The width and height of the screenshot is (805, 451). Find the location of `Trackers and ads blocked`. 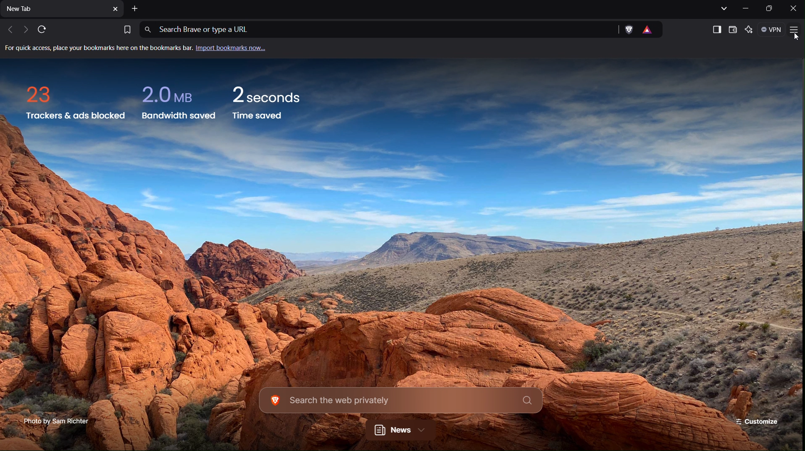

Trackers and ads blocked is located at coordinates (74, 102).